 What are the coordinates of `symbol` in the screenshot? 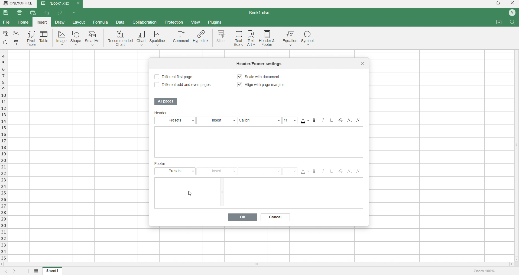 It's located at (308, 38).